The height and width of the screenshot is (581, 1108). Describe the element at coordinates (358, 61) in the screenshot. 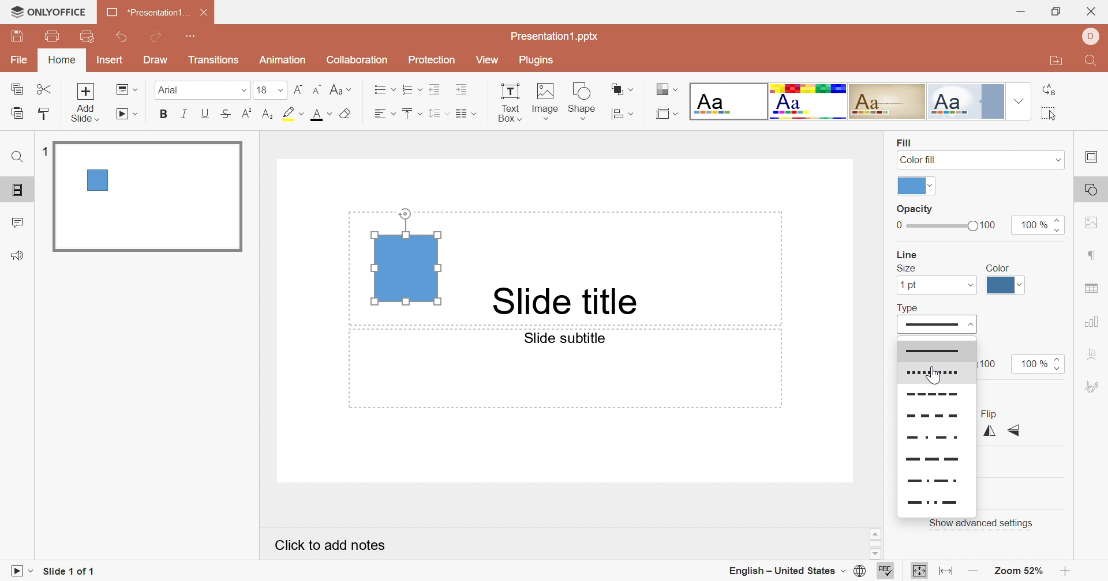

I see `Collaboration` at that location.